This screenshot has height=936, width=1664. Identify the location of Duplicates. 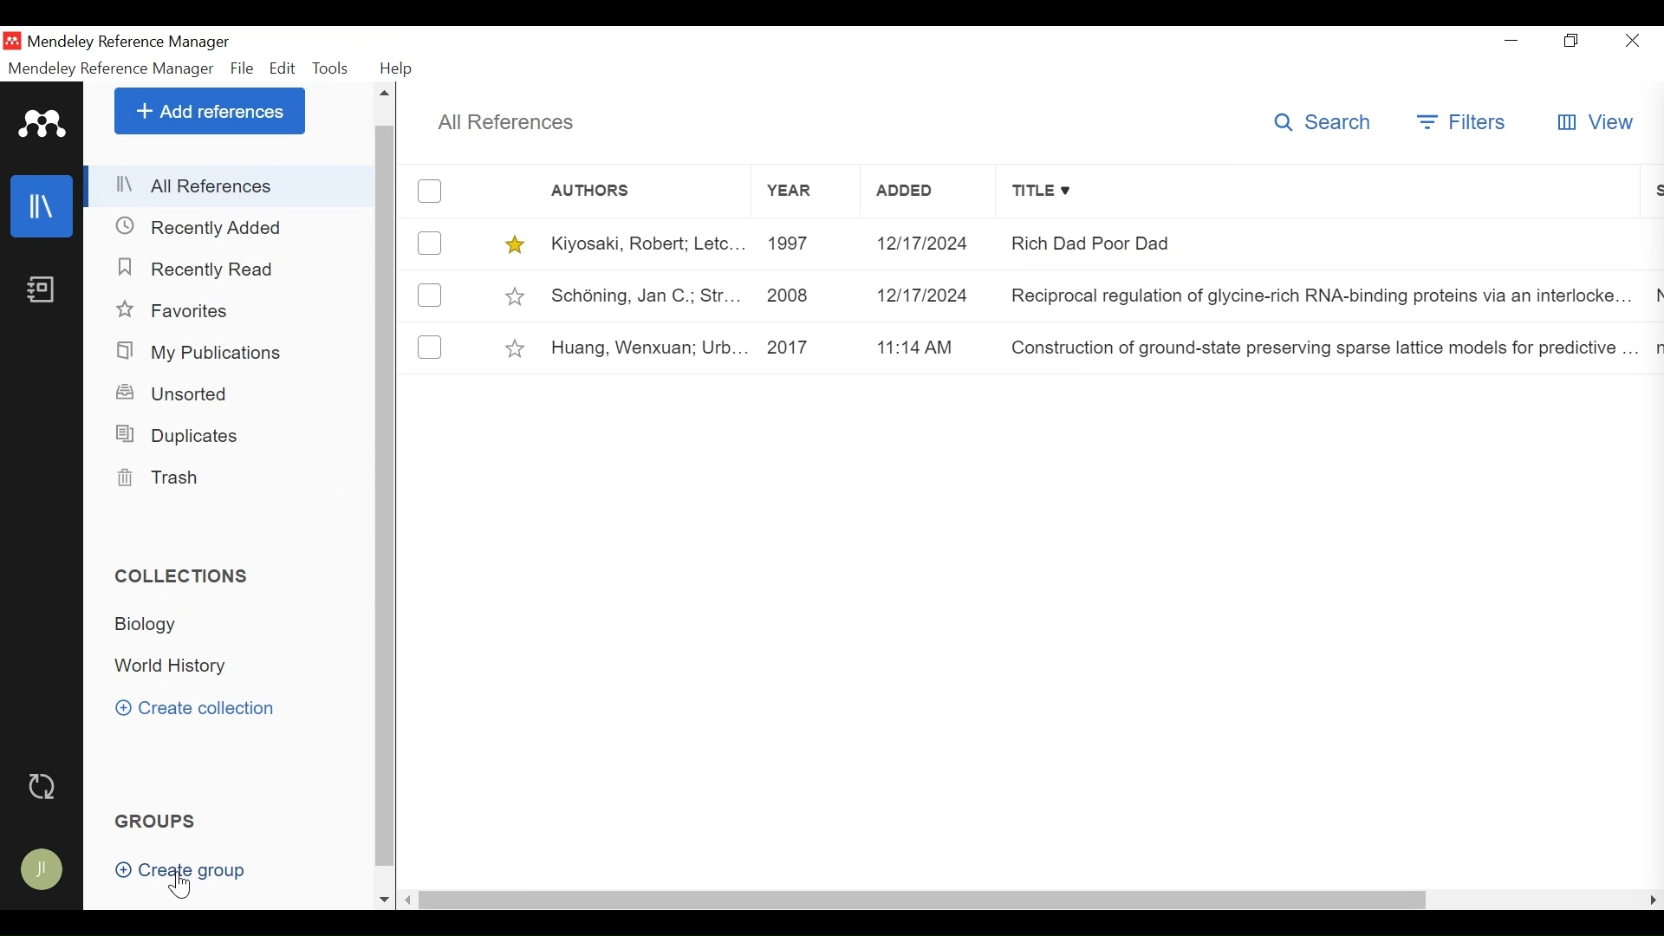
(179, 435).